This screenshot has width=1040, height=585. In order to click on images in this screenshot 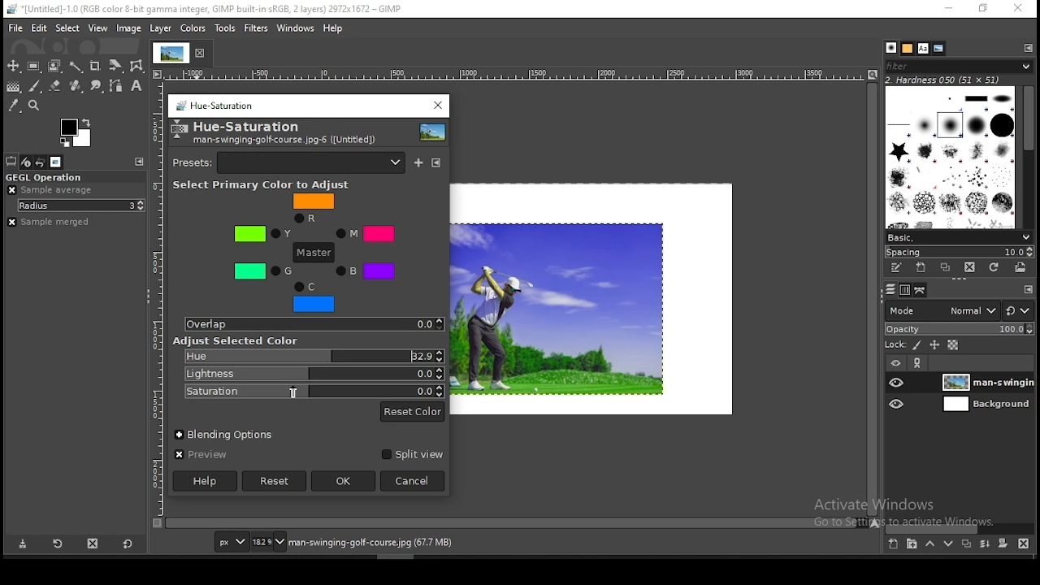, I will do `click(55, 162)`.